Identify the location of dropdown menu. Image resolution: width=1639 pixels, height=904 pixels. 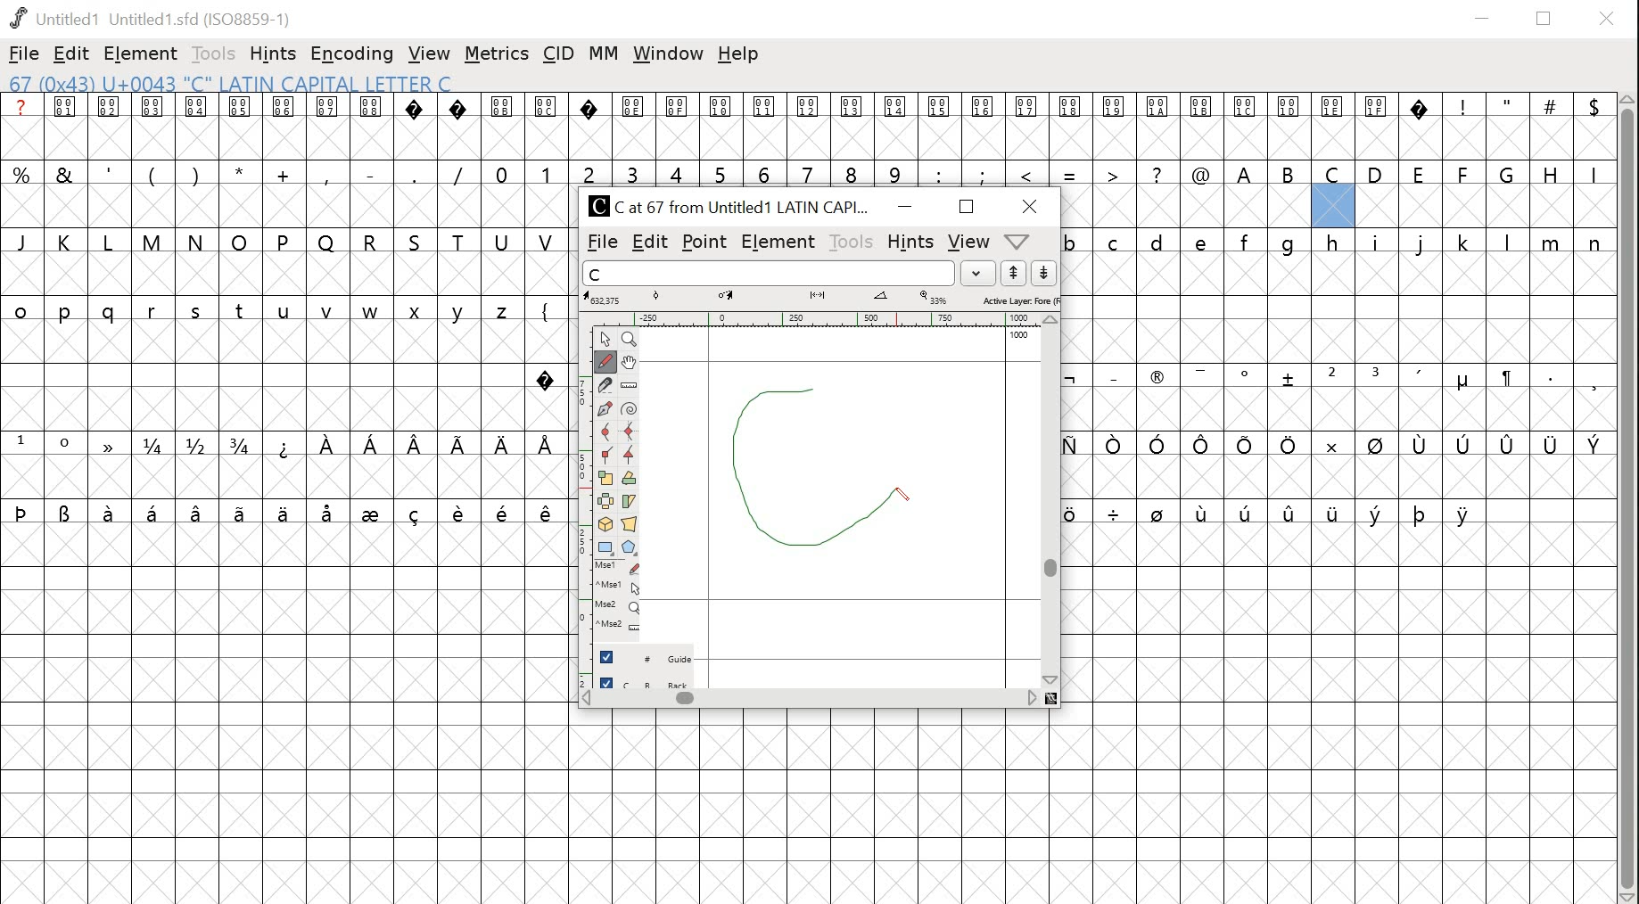
(977, 273).